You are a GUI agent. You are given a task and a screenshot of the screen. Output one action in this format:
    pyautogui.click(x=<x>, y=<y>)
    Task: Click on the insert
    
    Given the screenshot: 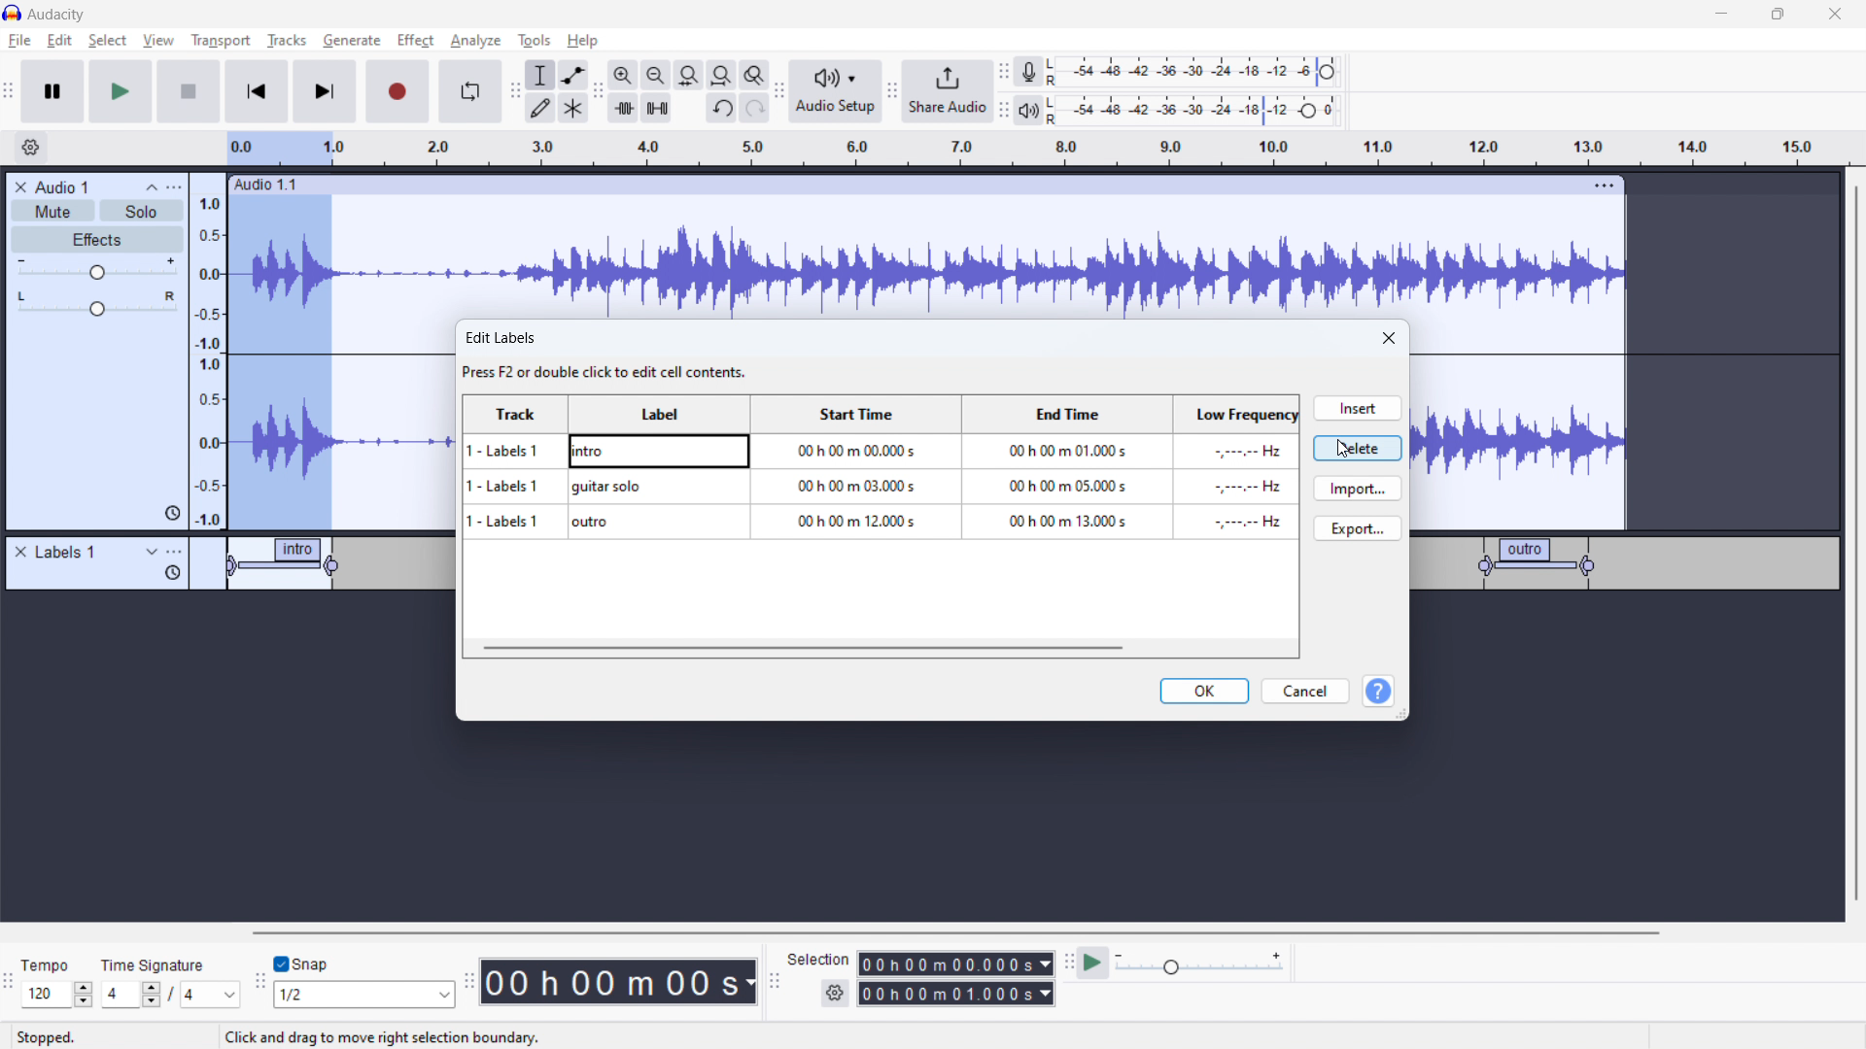 What is the action you would take?
    pyautogui.click(x=1356, y=408)
    